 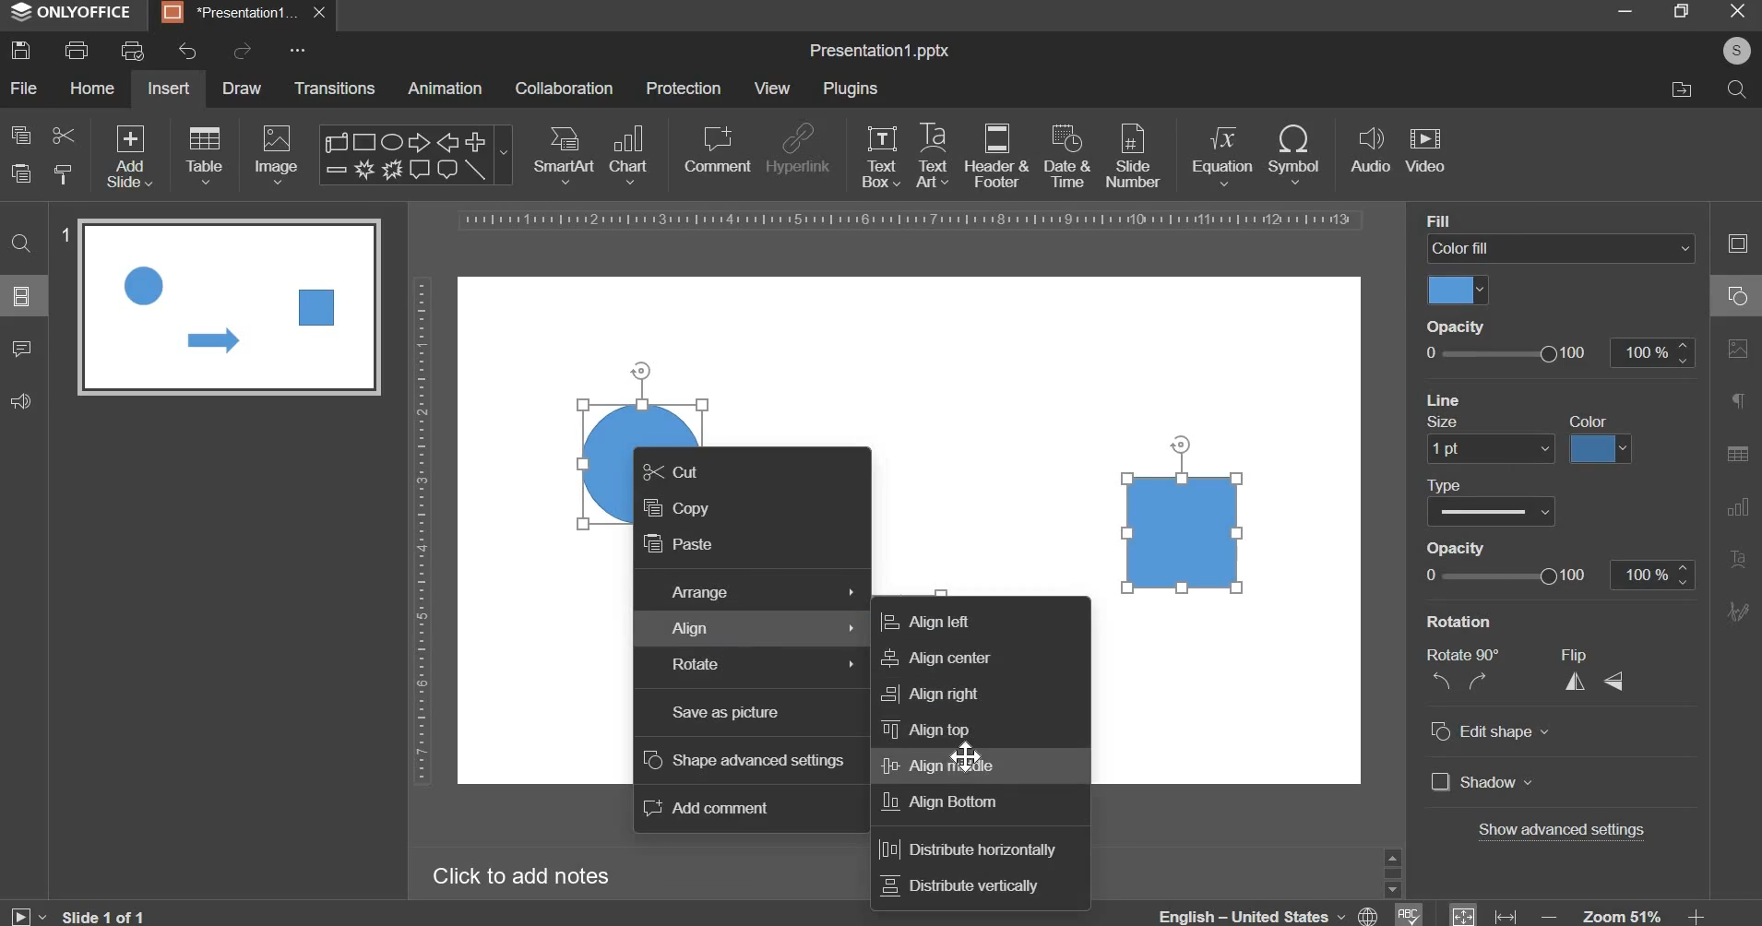 What do you see at coordinates (279, 154) in the screenshot?
I see `image` at bounding box center [279, 154].